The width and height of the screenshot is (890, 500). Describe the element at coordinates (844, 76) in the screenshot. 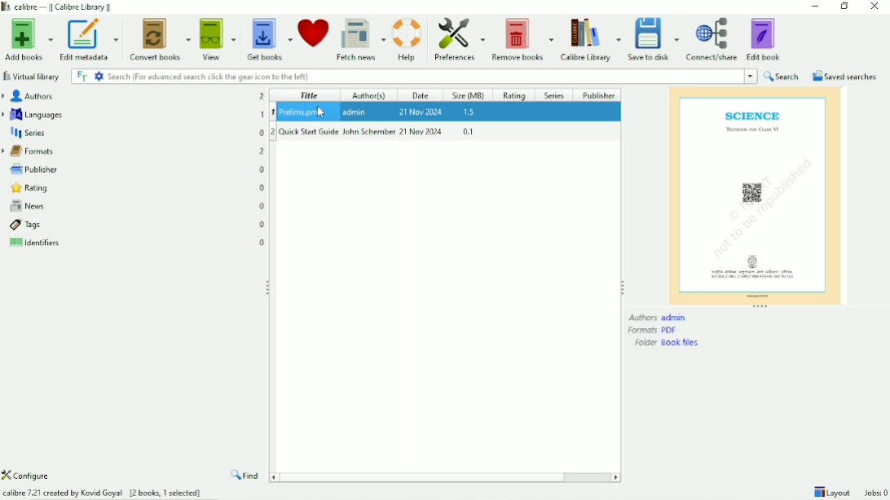

I see `Saved searches` at that location.